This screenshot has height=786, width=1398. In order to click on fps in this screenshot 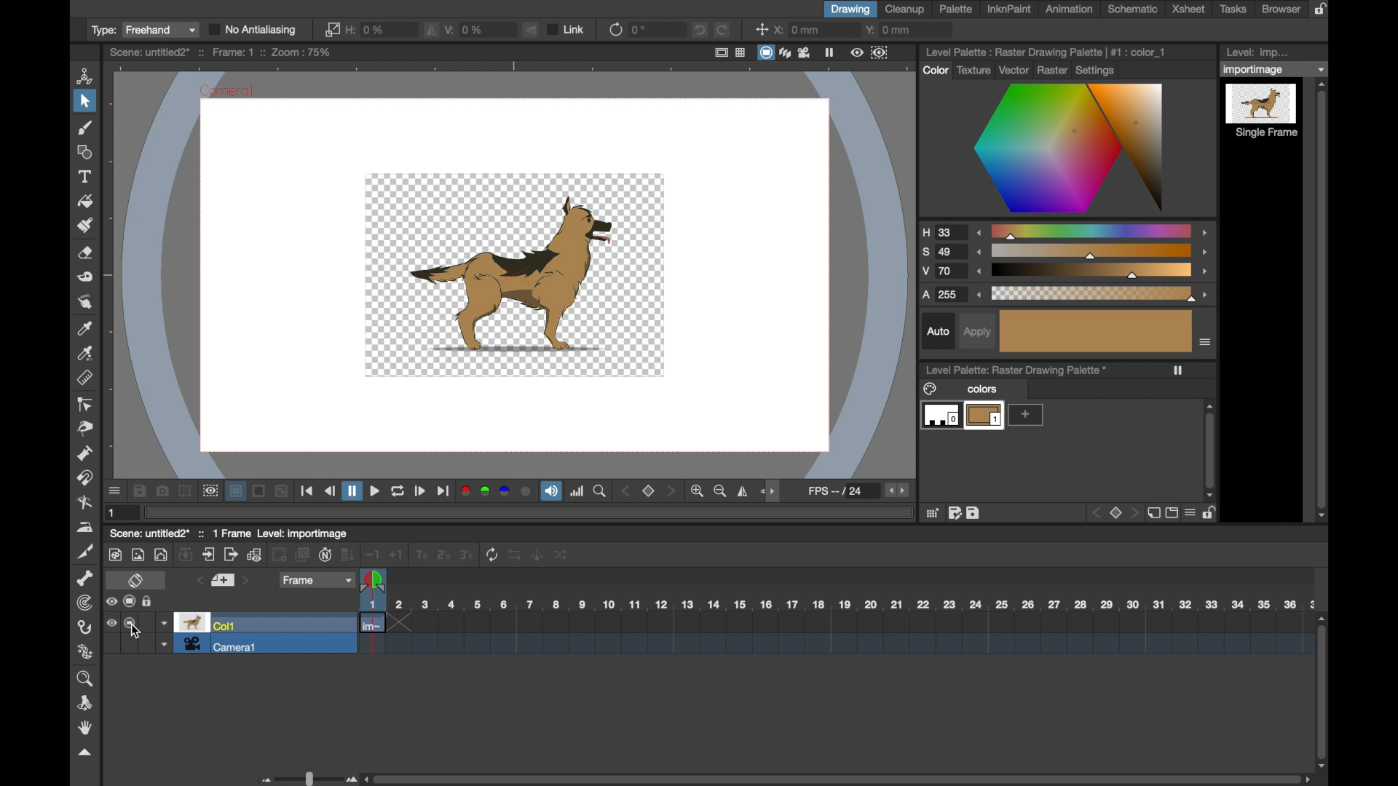, I will do `click(836, 491)`.